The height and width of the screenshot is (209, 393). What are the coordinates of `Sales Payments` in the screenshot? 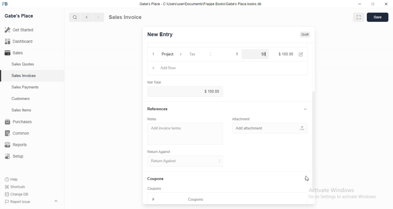 It's located at (24, 87).